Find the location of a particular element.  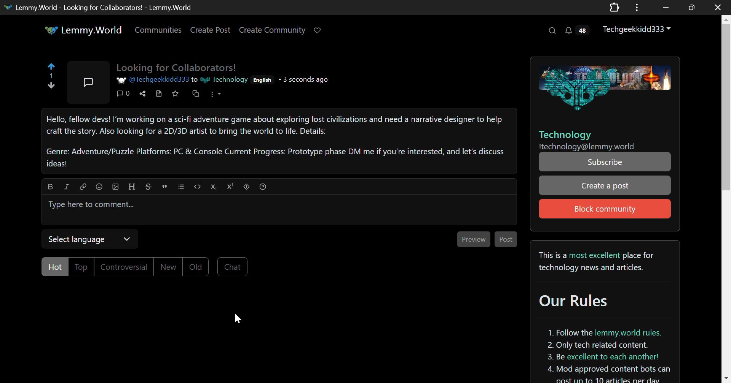

bold is located at coordinates (49, 186).